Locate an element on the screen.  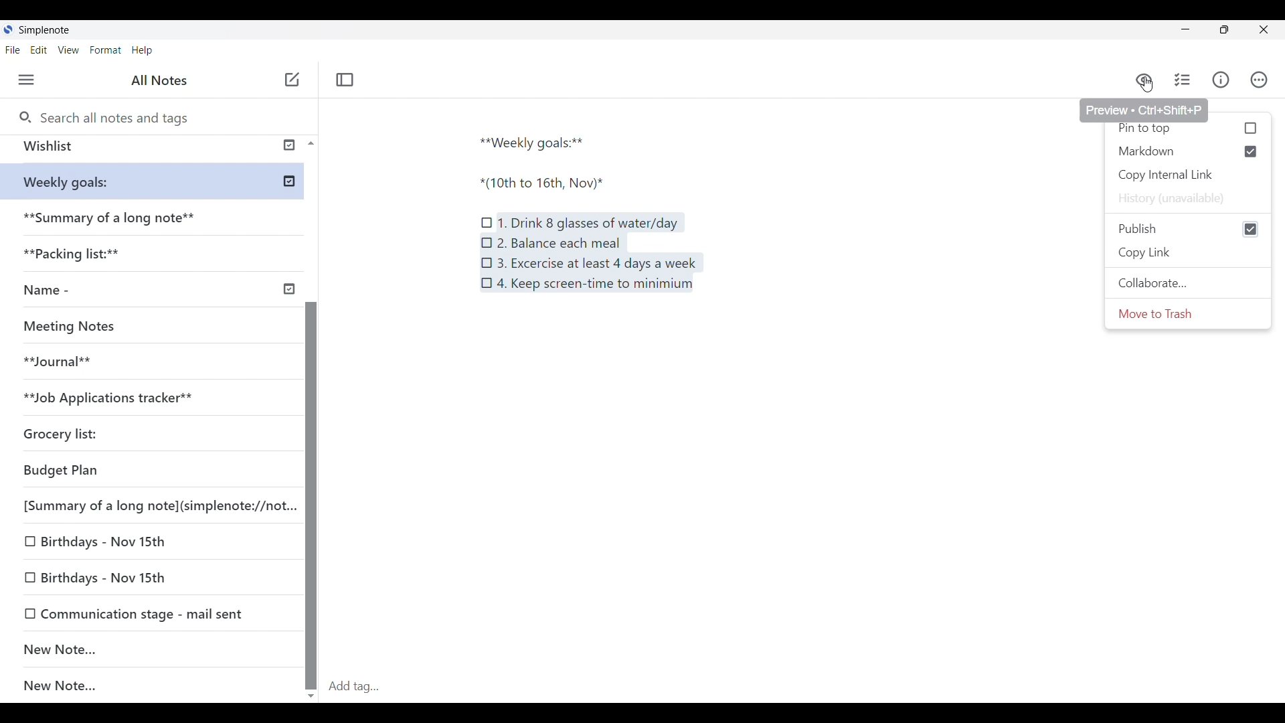
History (unavailable) is located at coordinates (1176, 200).